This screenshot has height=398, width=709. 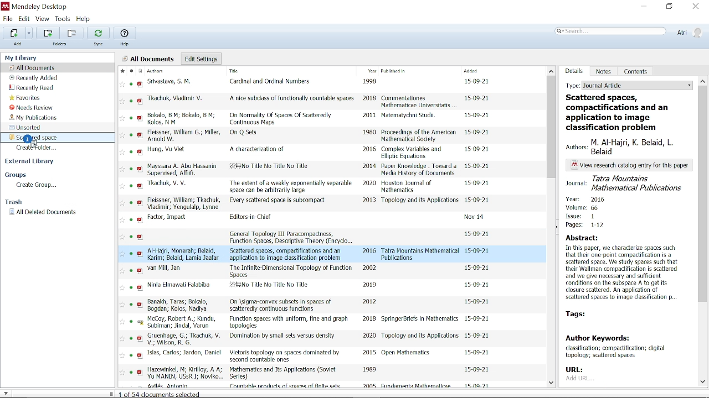 What do you see at coordinates (63, 19) in the screenshot?
I see `Tools` at bounding box center [63, 19].